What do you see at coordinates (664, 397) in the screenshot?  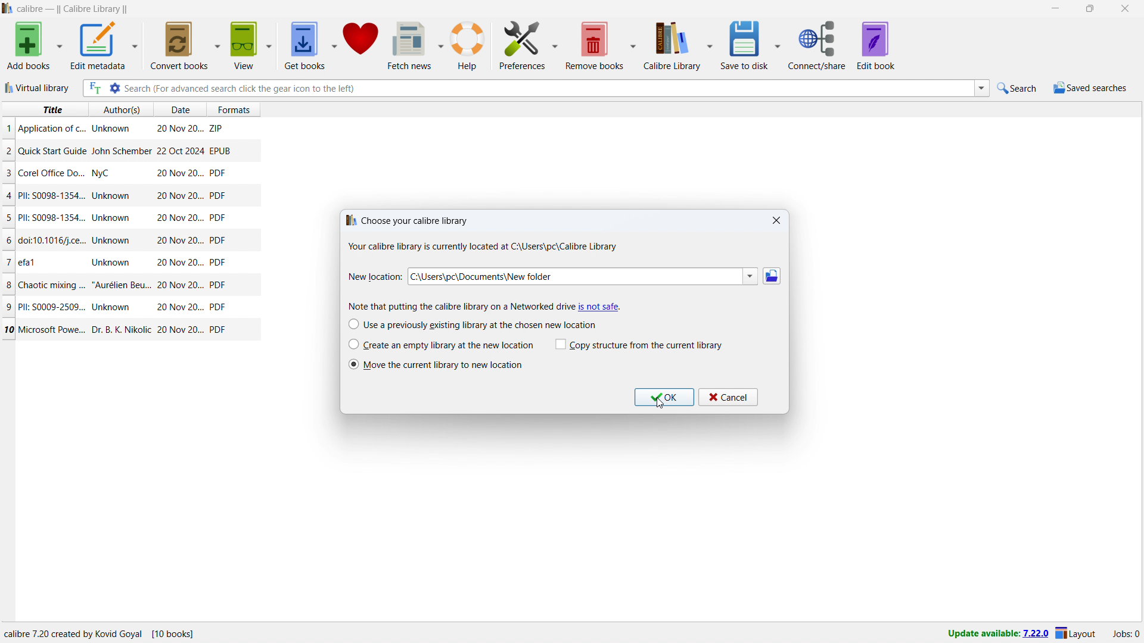 I see `ok` at bounding box center [664, 397].